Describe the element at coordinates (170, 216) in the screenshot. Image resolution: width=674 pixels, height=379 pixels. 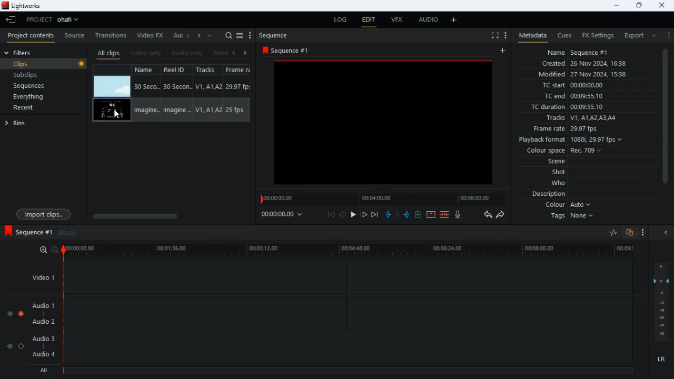
I see `scroll` at that location.